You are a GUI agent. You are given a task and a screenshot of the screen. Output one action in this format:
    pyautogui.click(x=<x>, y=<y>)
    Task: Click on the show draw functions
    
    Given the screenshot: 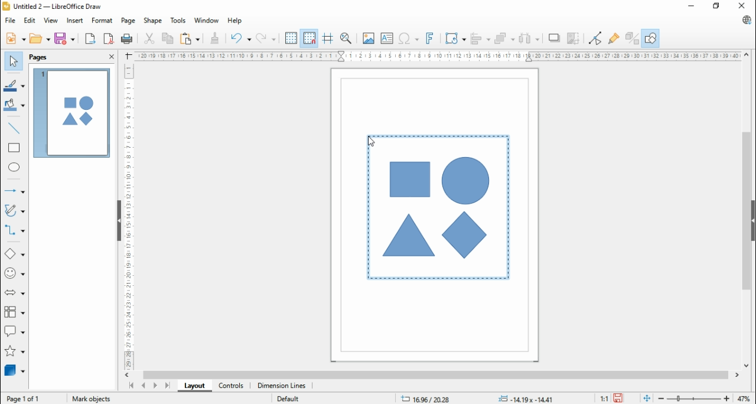 What is the action you would take?
    pyautogui.click(x=652, y=37)
    